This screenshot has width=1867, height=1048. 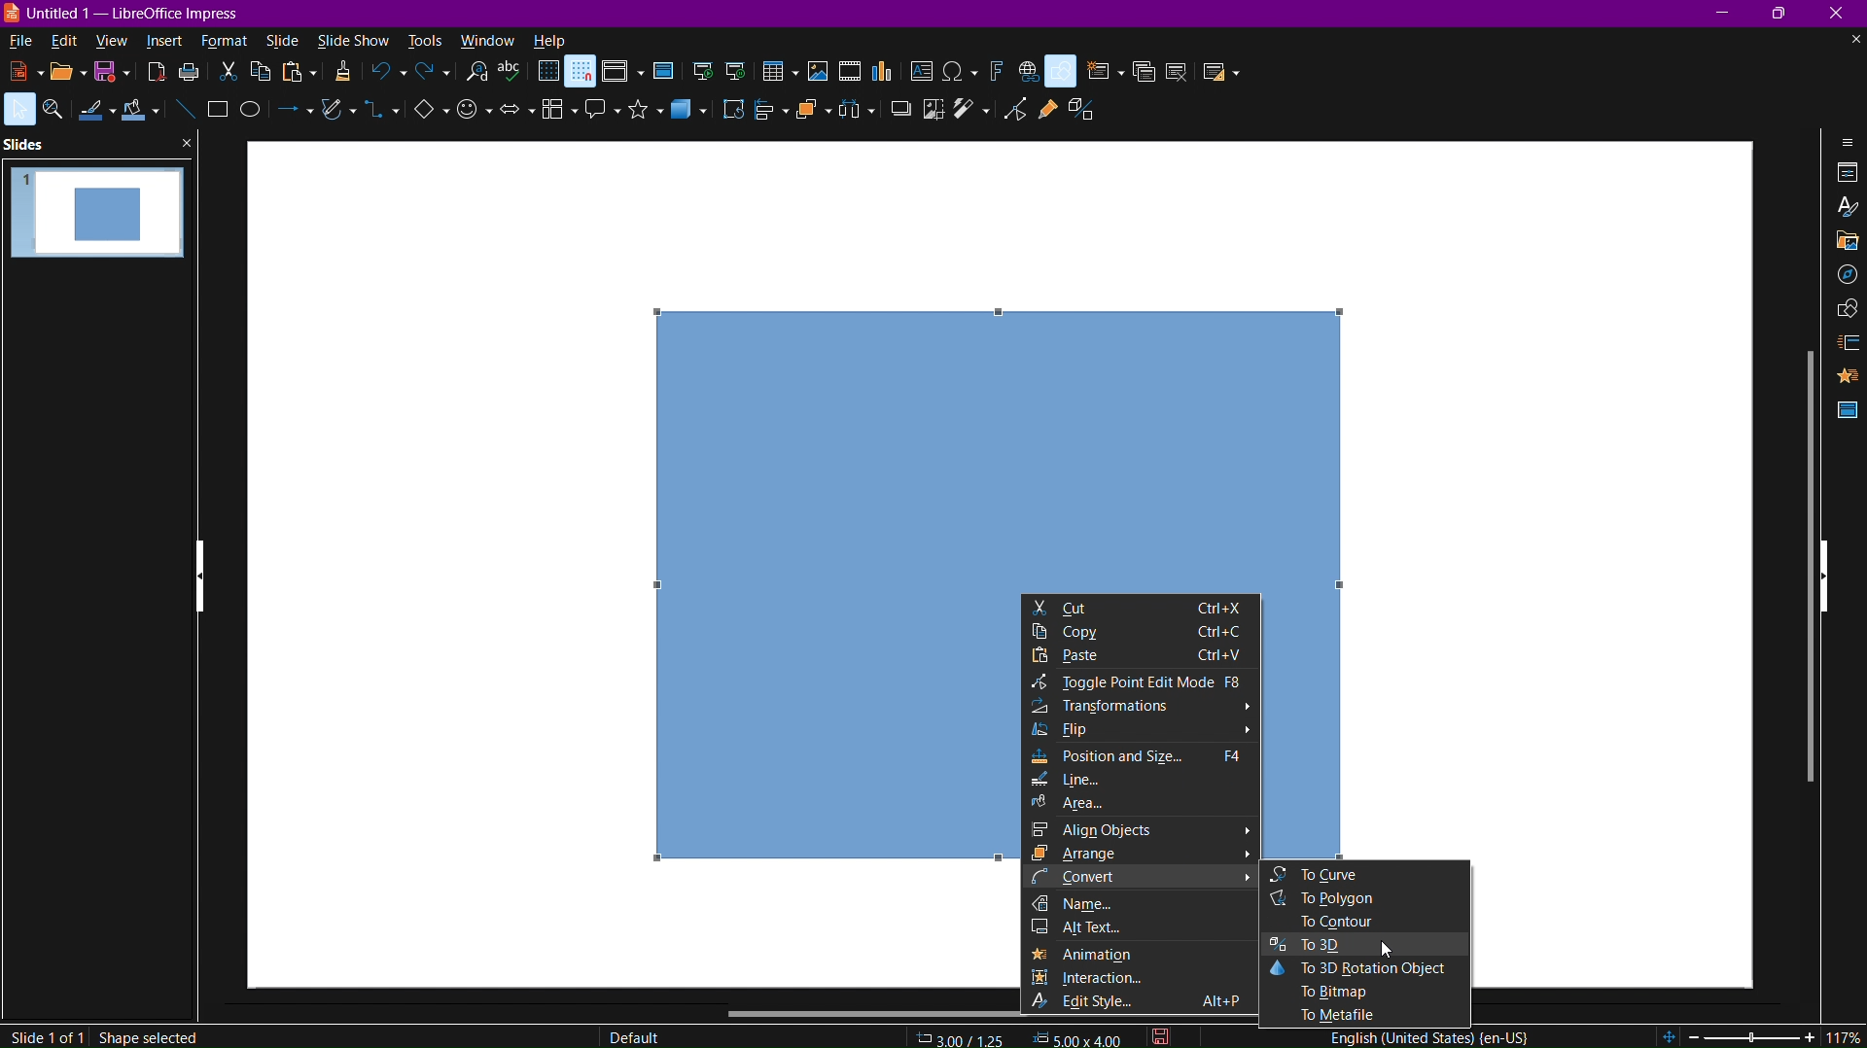 What do you see at coordinates (766, 117) in the screenshot?
I see `Align Objects` at bounding box center [766, 117].